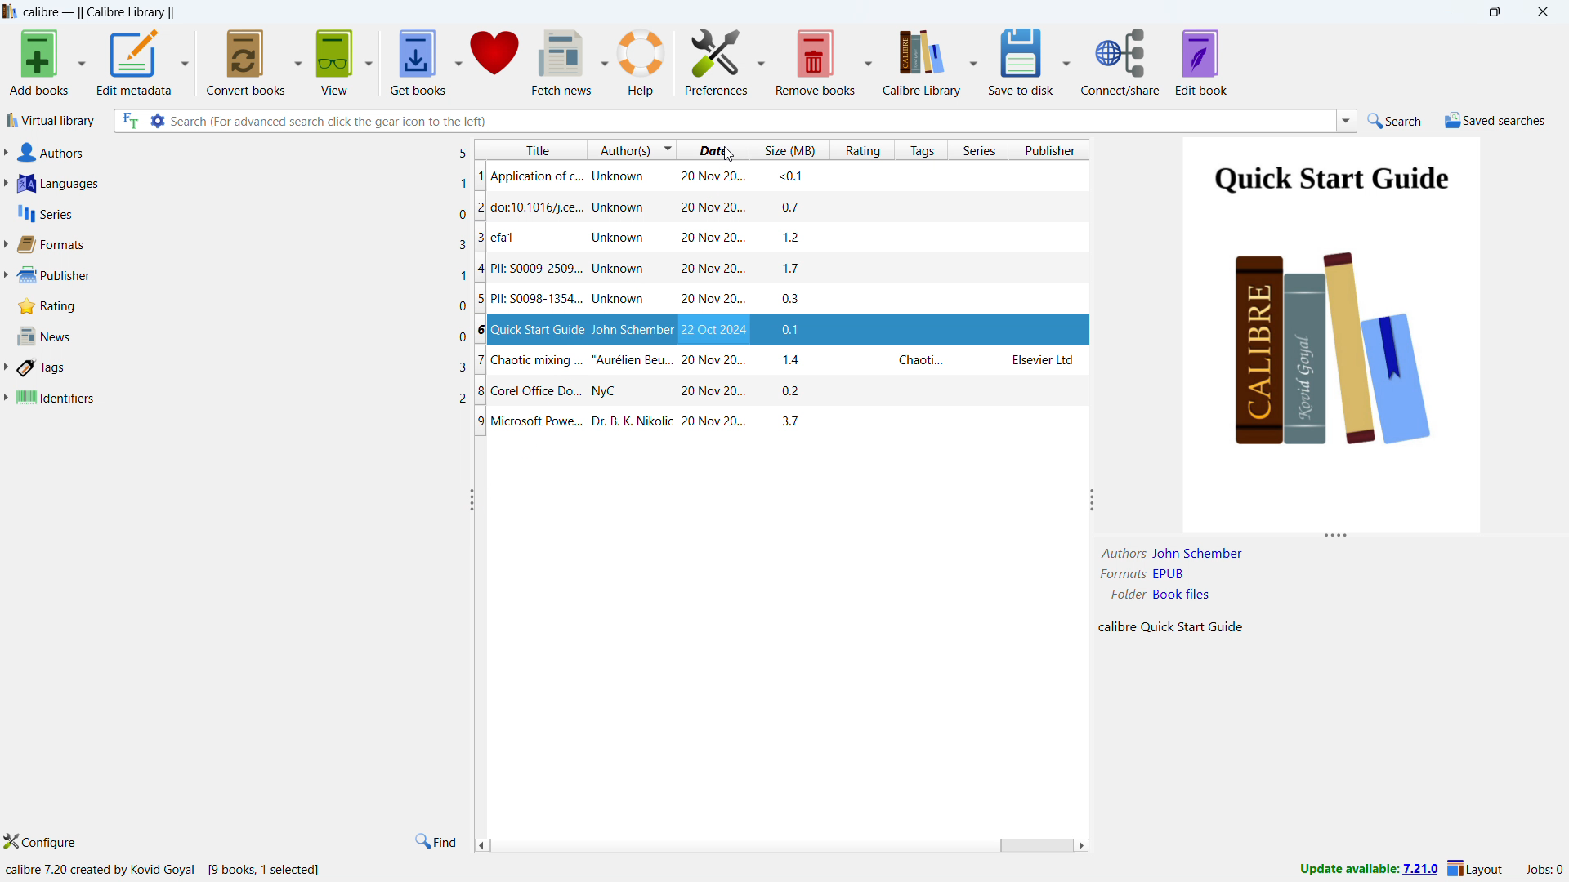 This screenshot has height=882, width=1569. What do you see at coordinates (1118, 553) in the screenshot?
I see `Authors` at bounding box center [1118, 553].